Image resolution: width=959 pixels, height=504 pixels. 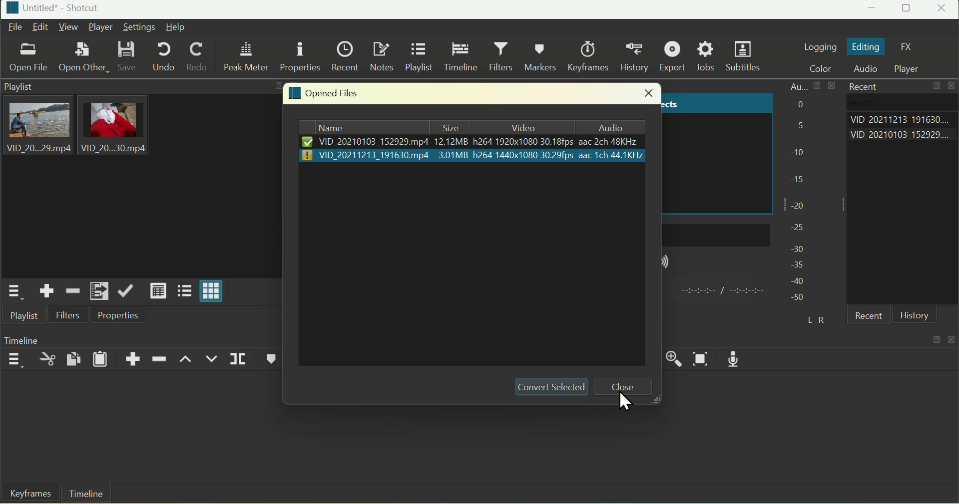 I want to click on Markers, so click(x=542, y=55).